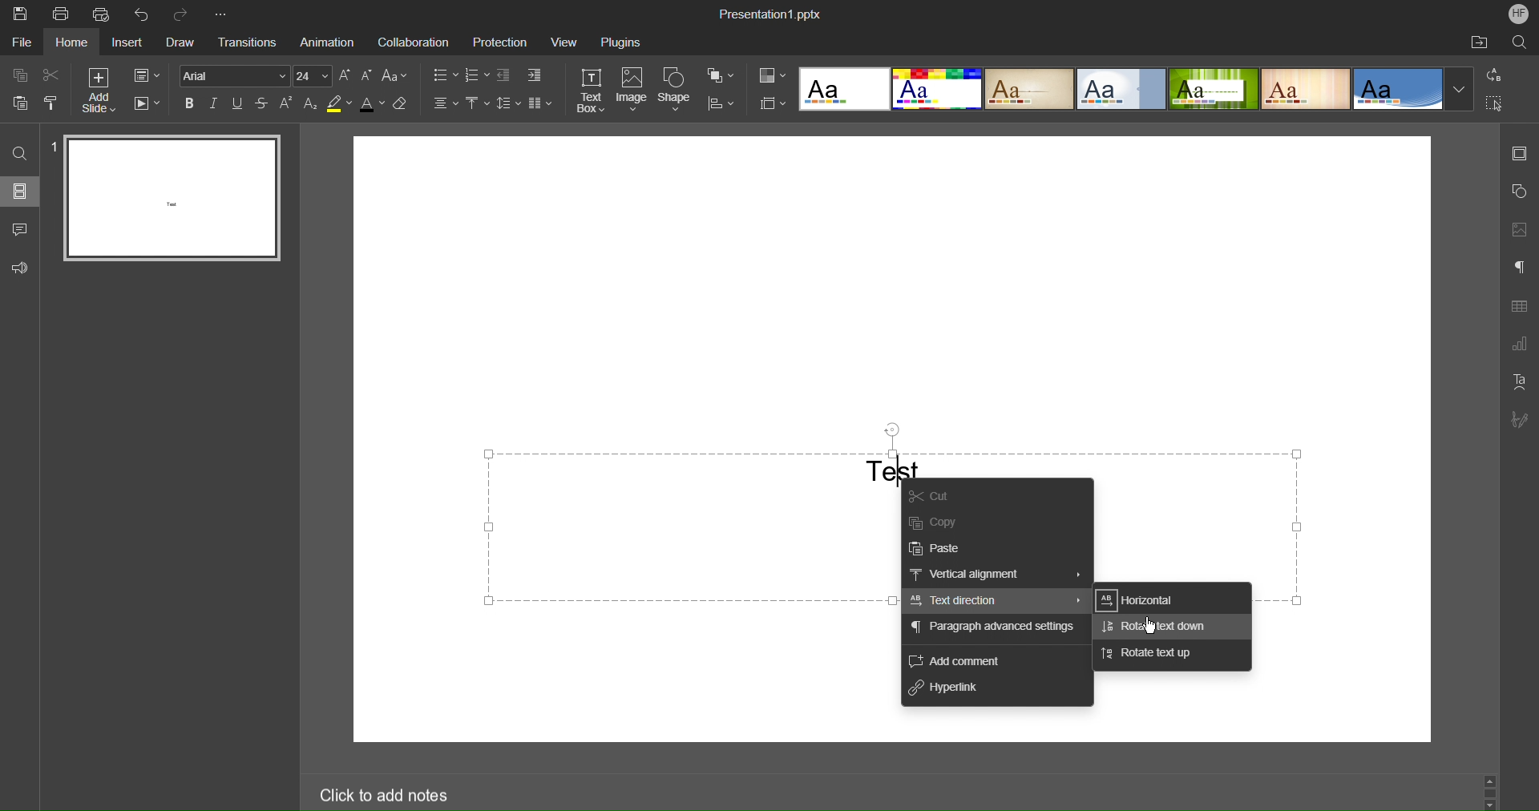 The image size is (1539, 811). I want to click on Animation, so click(329, 41).